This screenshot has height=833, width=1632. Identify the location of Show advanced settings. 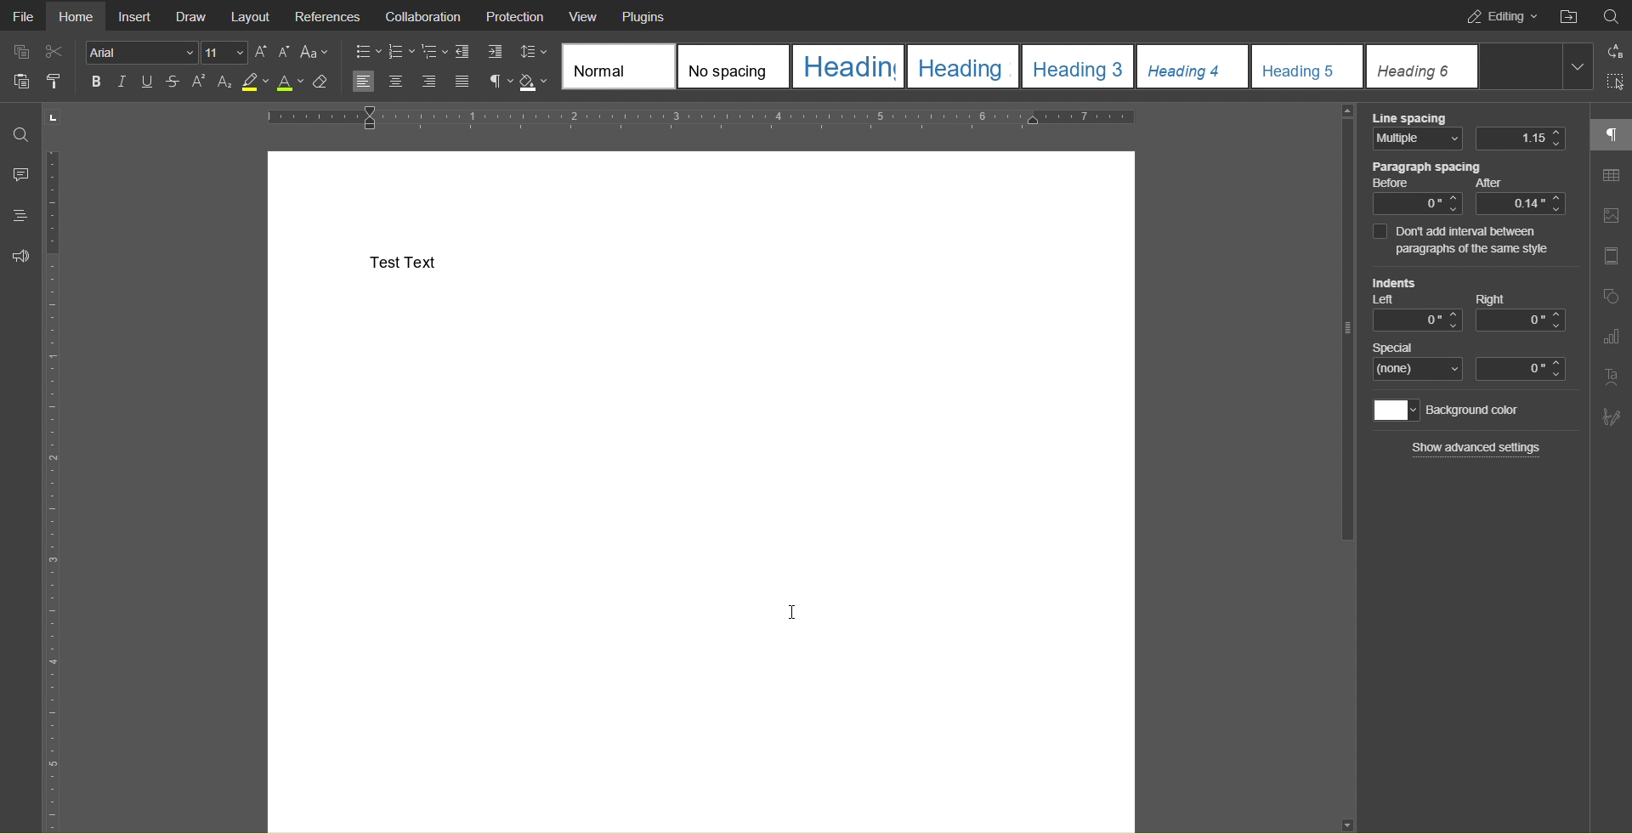
(1477, 447).